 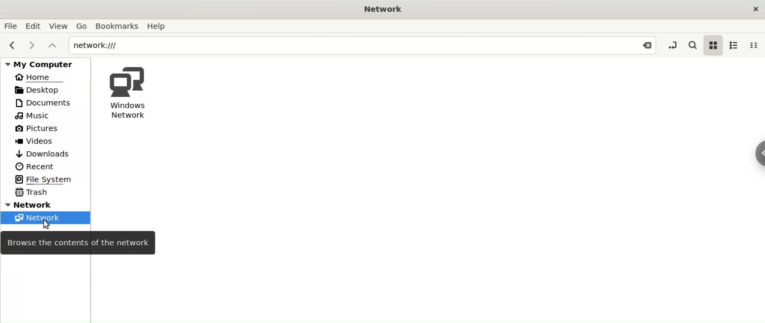 What do you see at coordinates (58, 25) in the screenshot?
I see `View` at bounding box center [58, 25].